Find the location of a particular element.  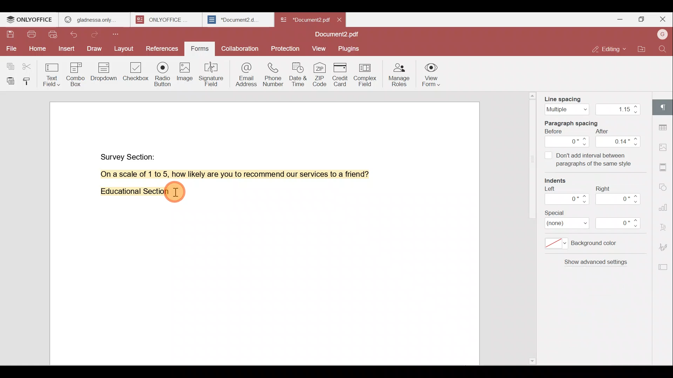

gladness only is located at coordinates (94, 20).